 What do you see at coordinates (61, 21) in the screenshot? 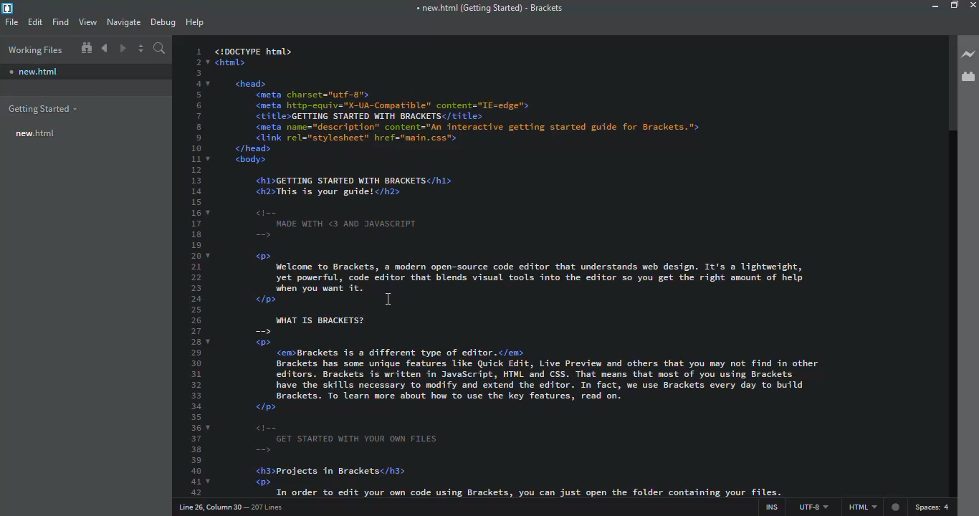
I see `find` at bounding box center [61, 21].